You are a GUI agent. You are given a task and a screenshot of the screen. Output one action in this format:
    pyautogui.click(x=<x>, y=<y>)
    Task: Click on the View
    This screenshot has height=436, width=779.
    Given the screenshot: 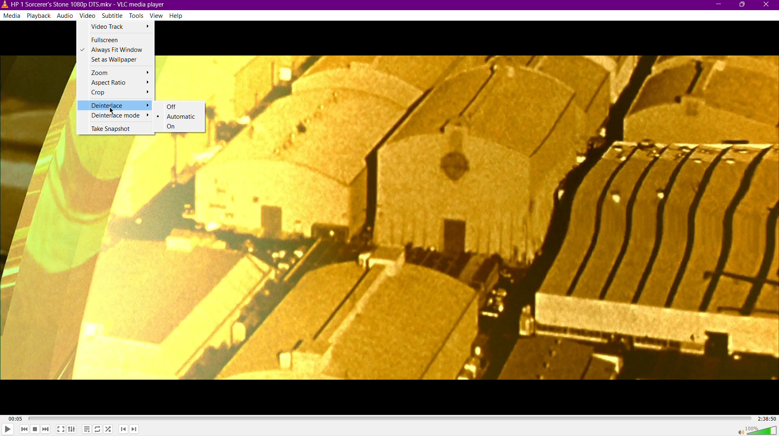 What is the action you would take?
    pyautogui.click(x=156, y=15)
    